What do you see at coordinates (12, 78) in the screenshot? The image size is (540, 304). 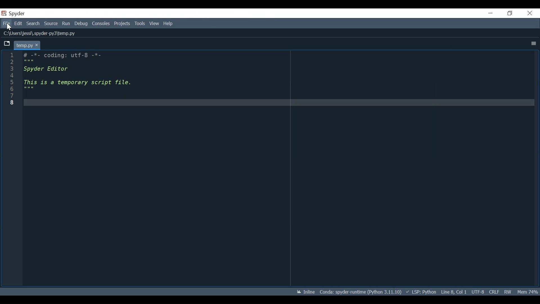 I see `1 23 4 5 6 7 8` at bounding box center [12, 78].